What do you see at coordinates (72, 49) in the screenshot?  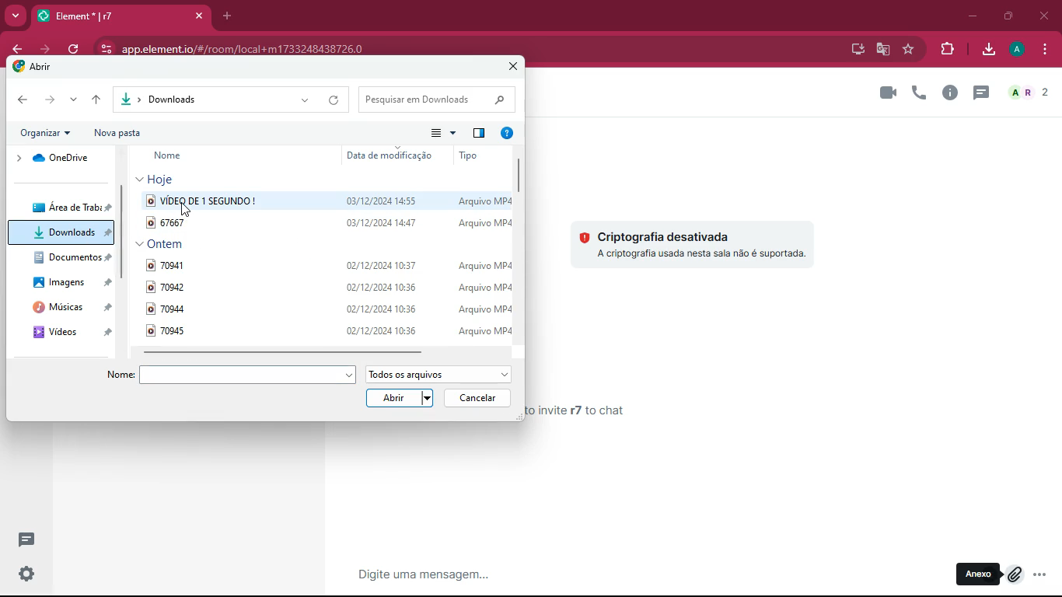 I see `refresh` at bounding box center [72, 49].